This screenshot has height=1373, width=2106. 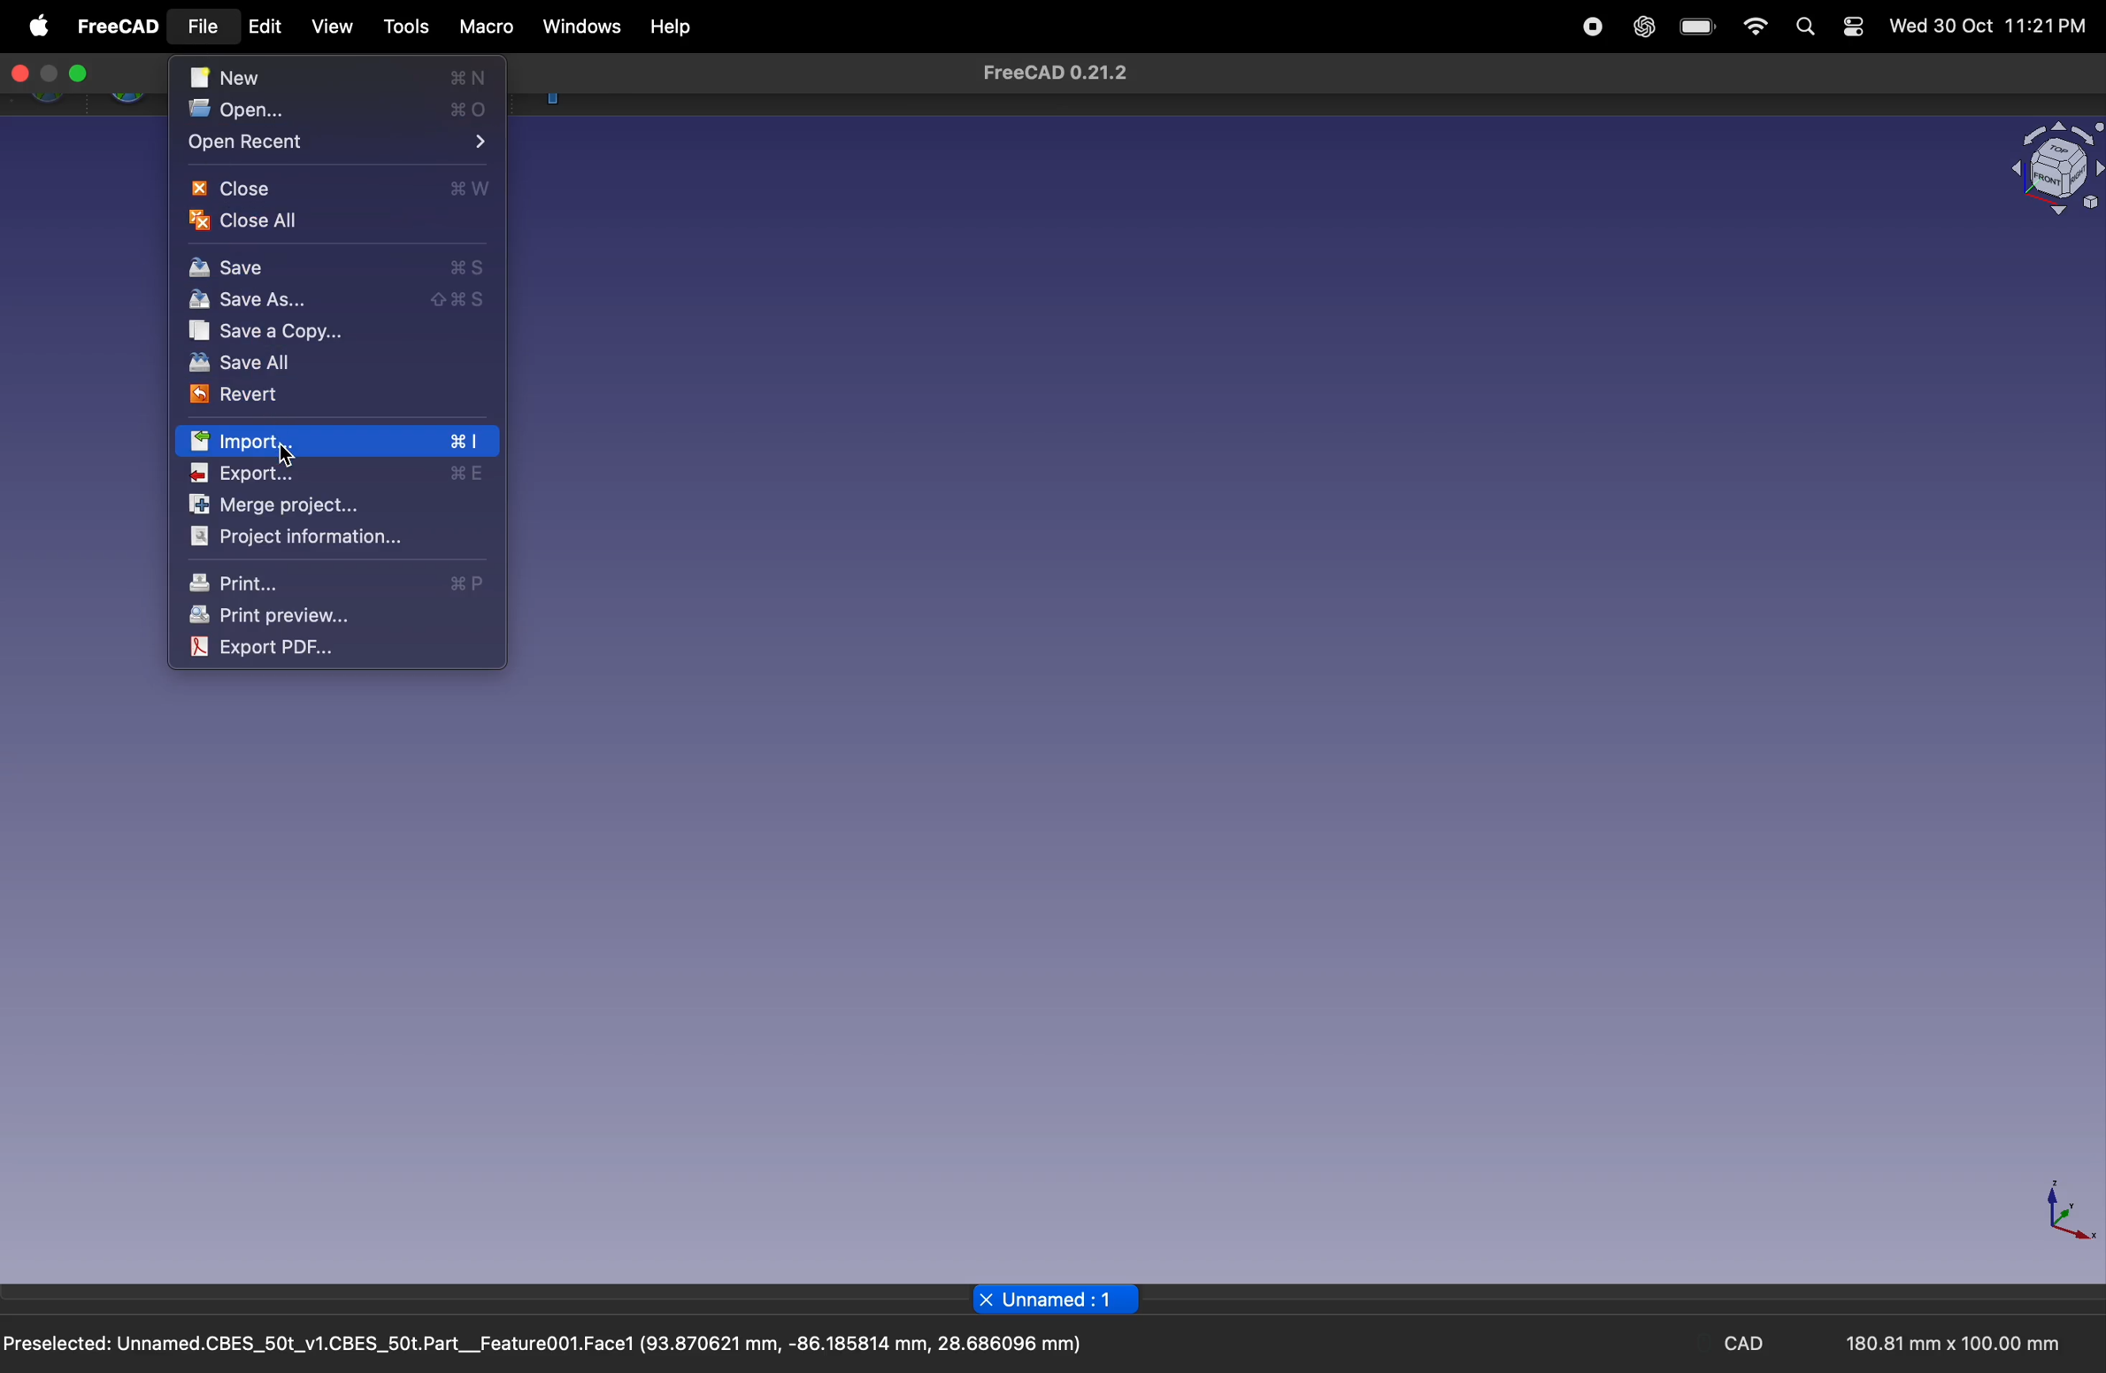 What do you see at coordinates (1746, 1346) in the screenshot?
I see `CAD` at bounding box center [1746, 1346].